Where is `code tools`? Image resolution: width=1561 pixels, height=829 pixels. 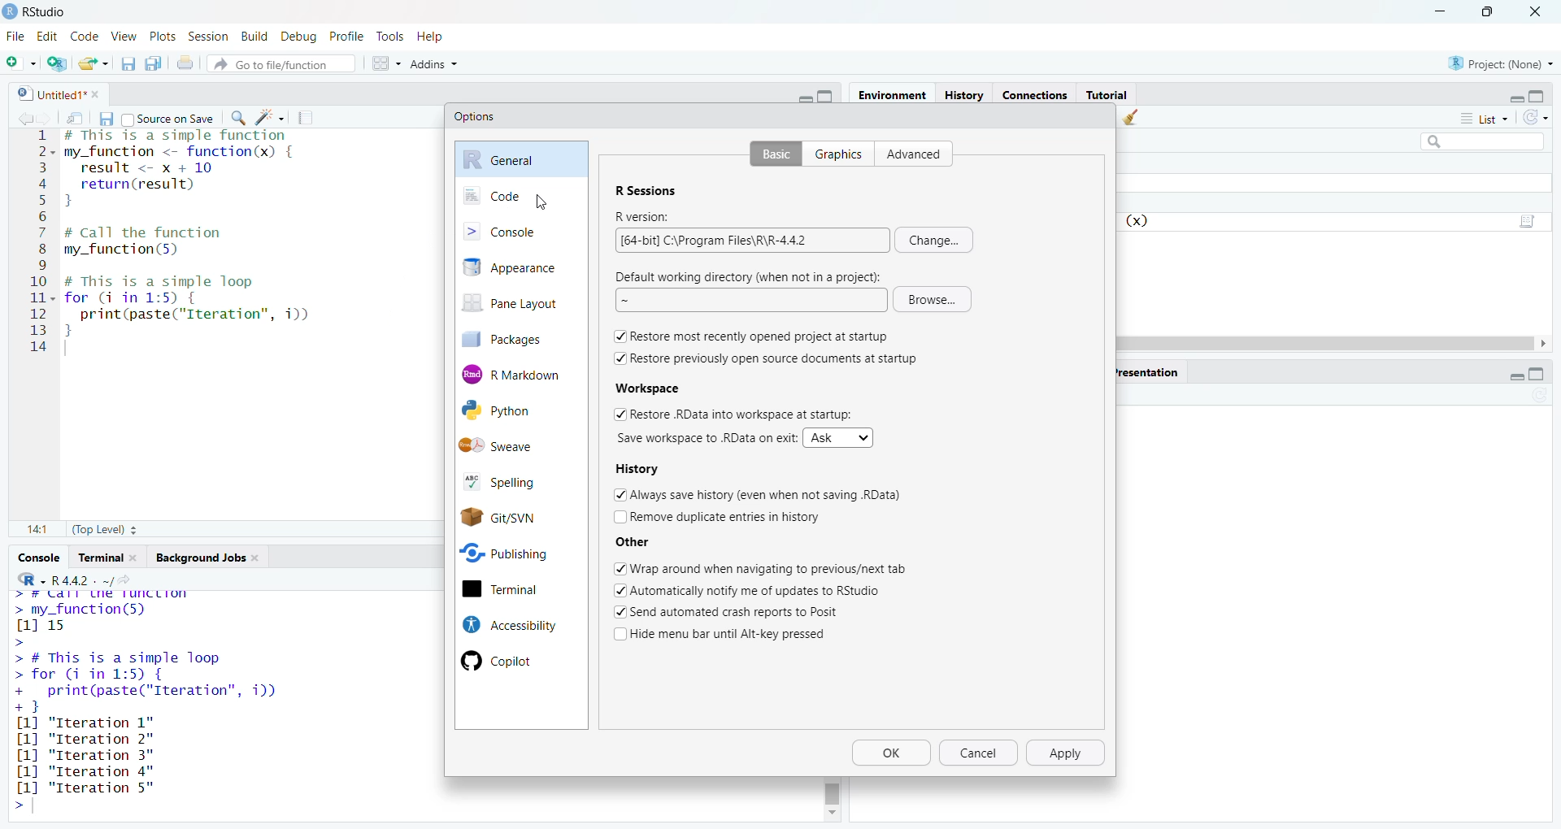
code tools is located at coordinates (271, 117).